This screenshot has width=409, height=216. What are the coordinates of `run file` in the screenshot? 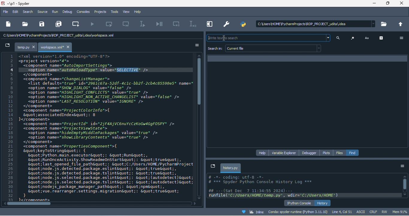 It's located at (93, 24).